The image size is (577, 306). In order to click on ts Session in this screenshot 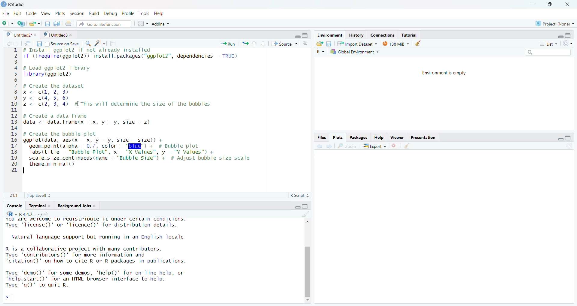, I will do `click(76, 13)`.